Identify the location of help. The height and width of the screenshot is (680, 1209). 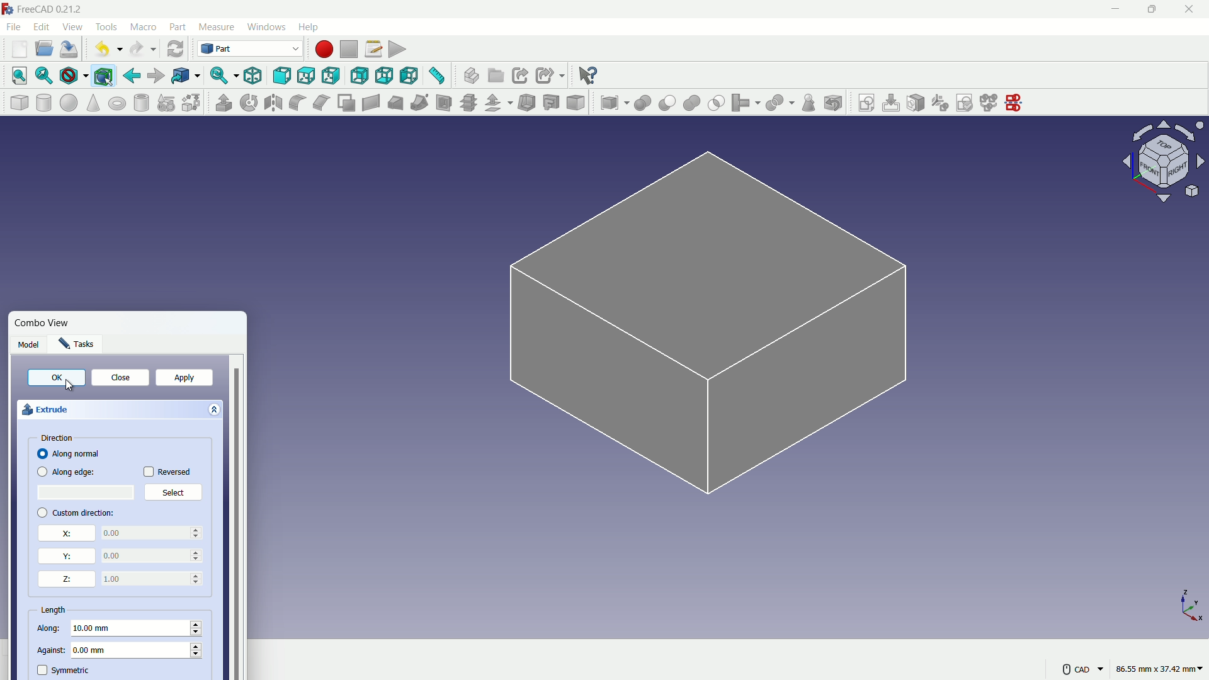
(310, 26).